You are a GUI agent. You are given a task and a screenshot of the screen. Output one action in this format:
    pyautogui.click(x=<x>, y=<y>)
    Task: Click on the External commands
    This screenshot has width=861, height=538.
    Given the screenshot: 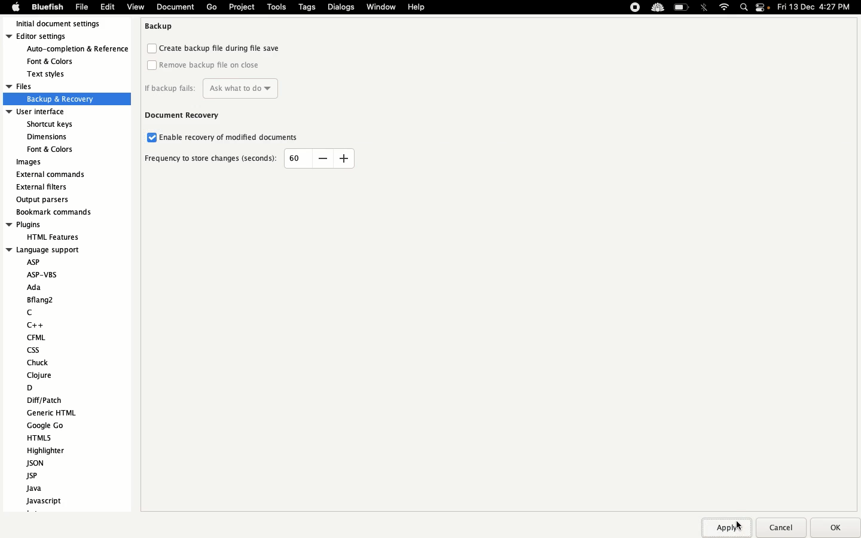 What is the action you would take?
    pyautogui.click(x=56, y=175)
    